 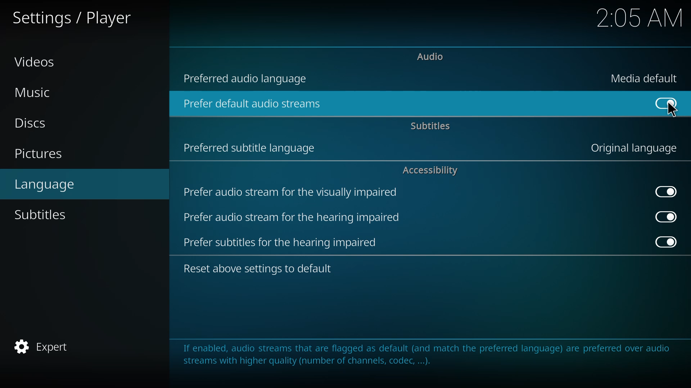 I want to click on videos, so click(x=37, y=61).